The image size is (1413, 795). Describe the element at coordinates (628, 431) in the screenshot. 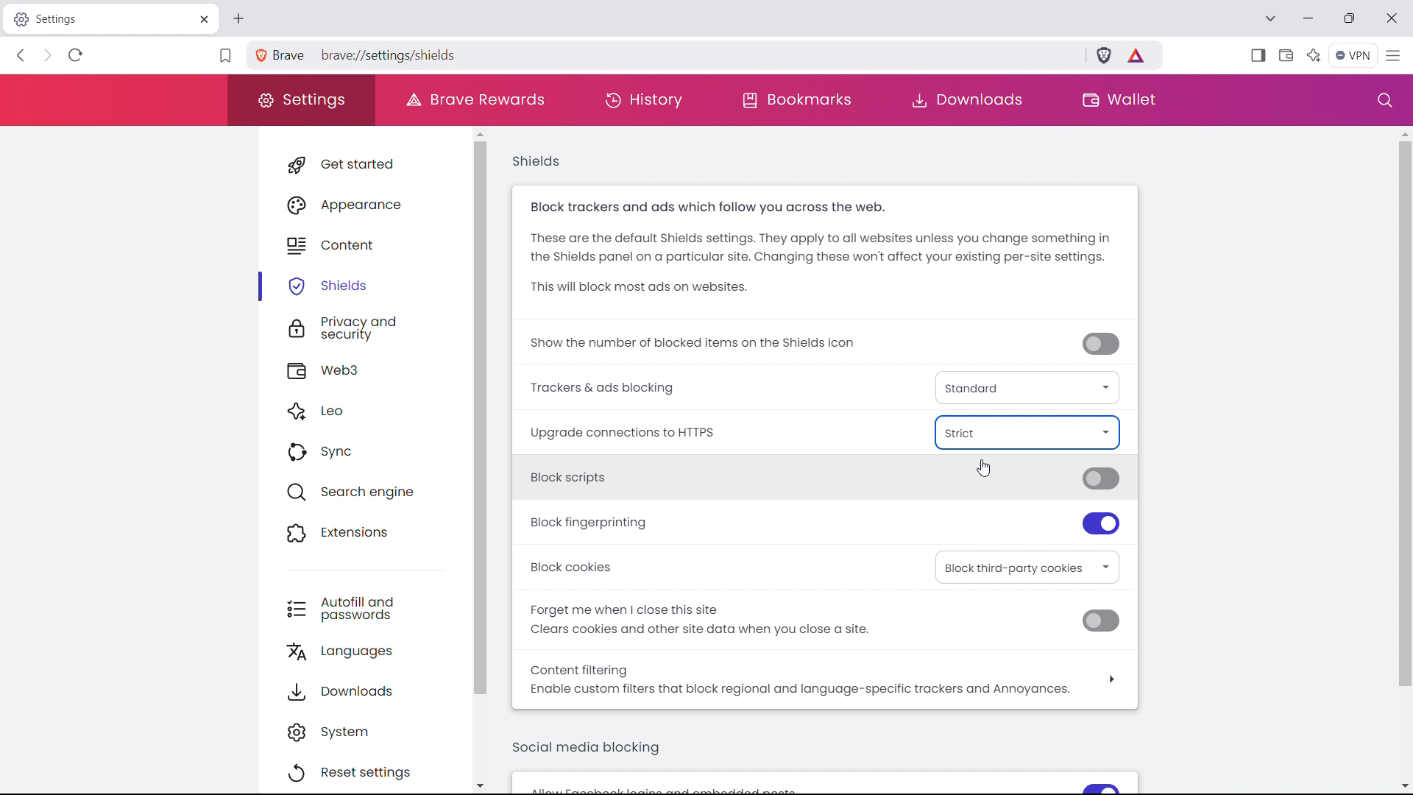

I see `Upgrade connections to HTTPS` at that location.